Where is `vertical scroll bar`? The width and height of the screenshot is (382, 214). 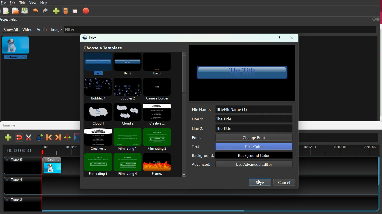
vertical scroll bar is located at coordinates (379, 170).